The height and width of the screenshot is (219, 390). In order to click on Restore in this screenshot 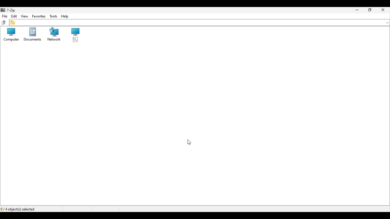, I will do `click(371, 10)`.